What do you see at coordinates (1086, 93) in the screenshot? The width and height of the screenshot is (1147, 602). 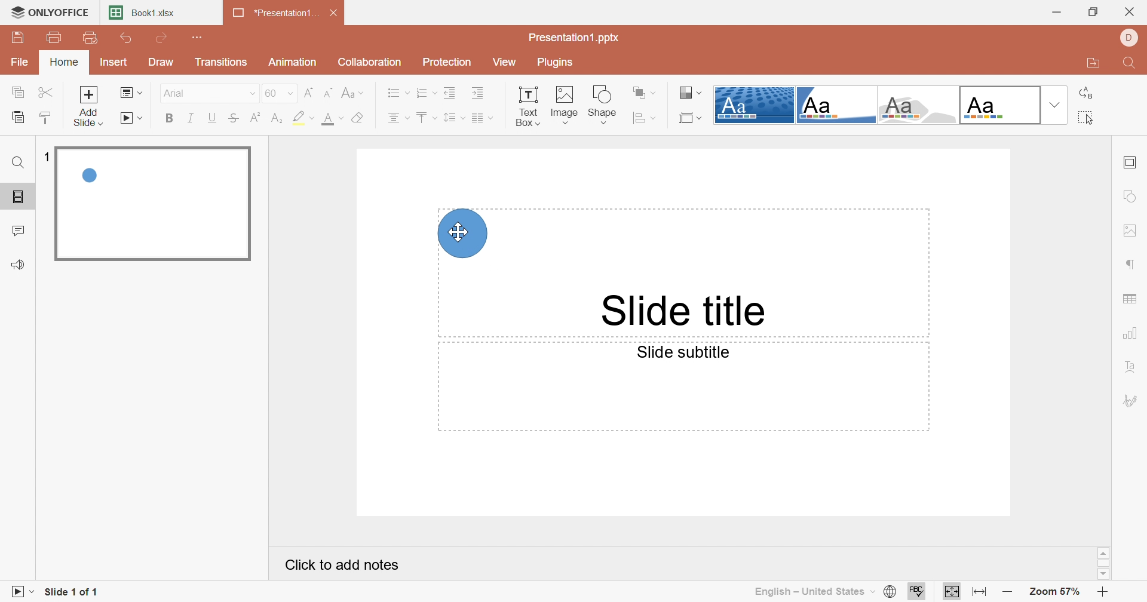 I see `Replace` at bounding box center [1086, 93].